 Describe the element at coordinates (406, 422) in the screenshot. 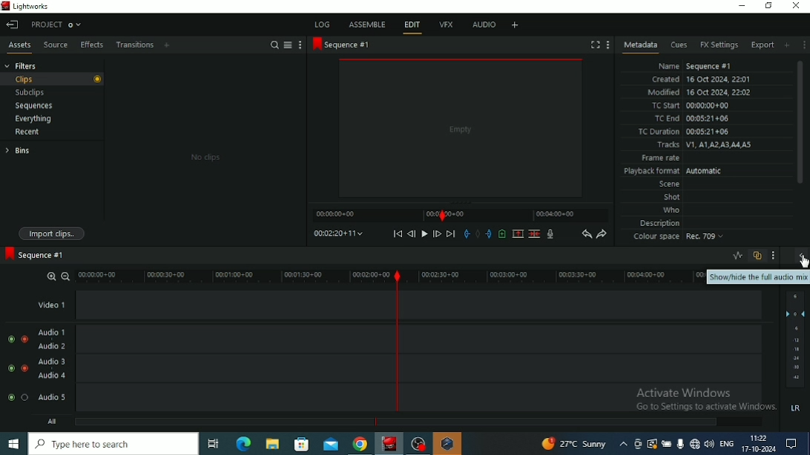

I see `All` at that location.